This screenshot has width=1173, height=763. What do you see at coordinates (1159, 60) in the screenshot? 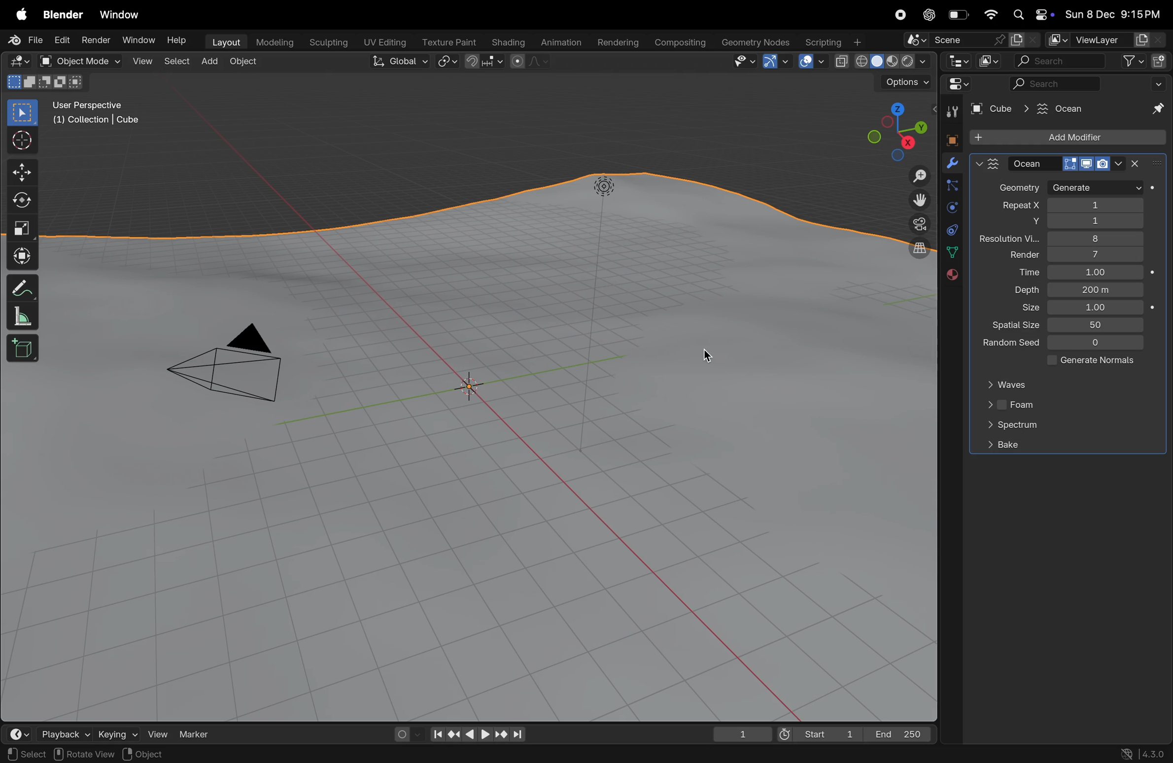
I see `new collection` at bounding box center [1159, 60].